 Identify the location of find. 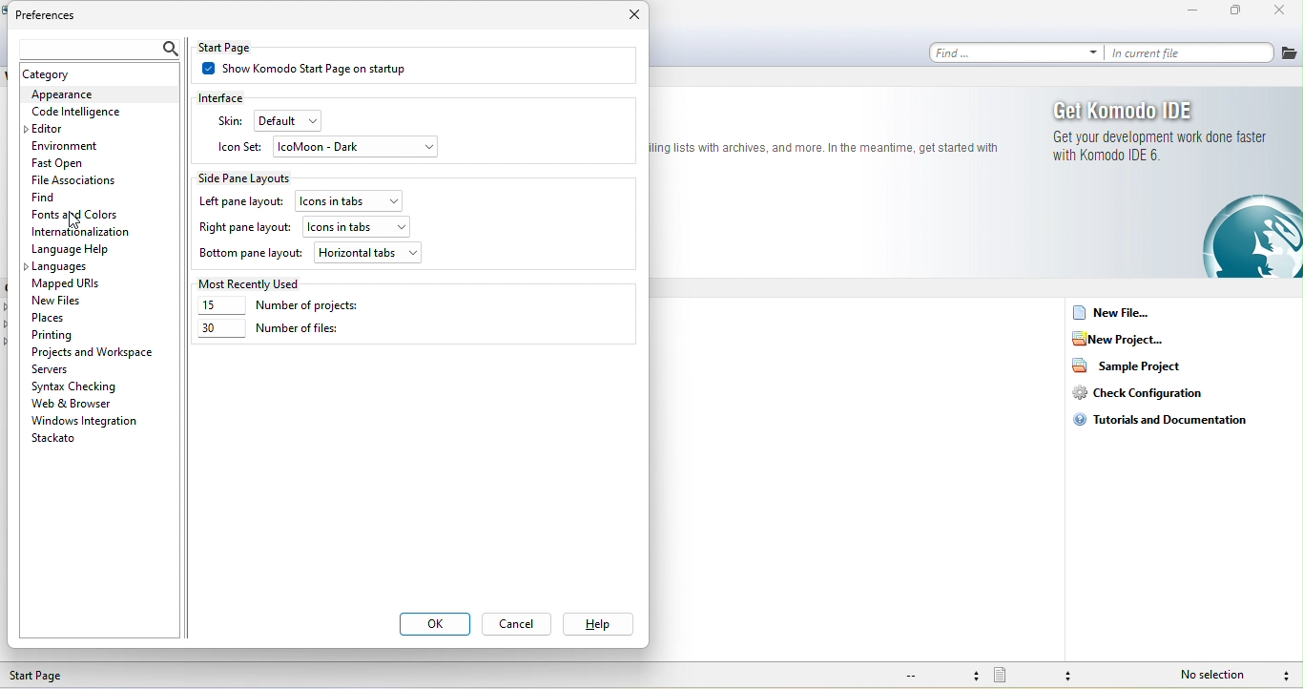
(1019, 53).